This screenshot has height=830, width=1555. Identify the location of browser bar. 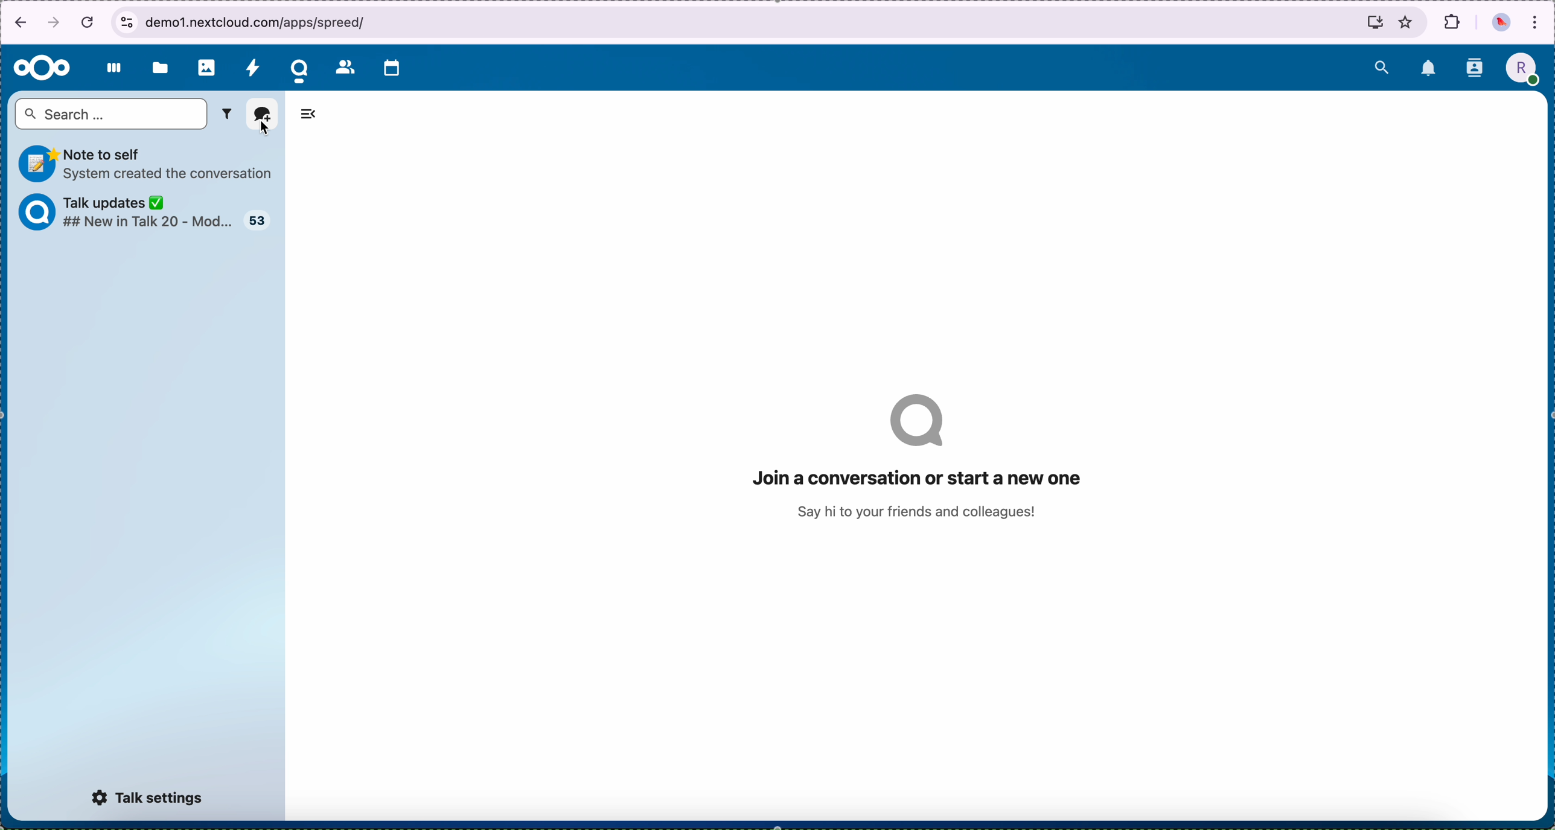
(773, 23).